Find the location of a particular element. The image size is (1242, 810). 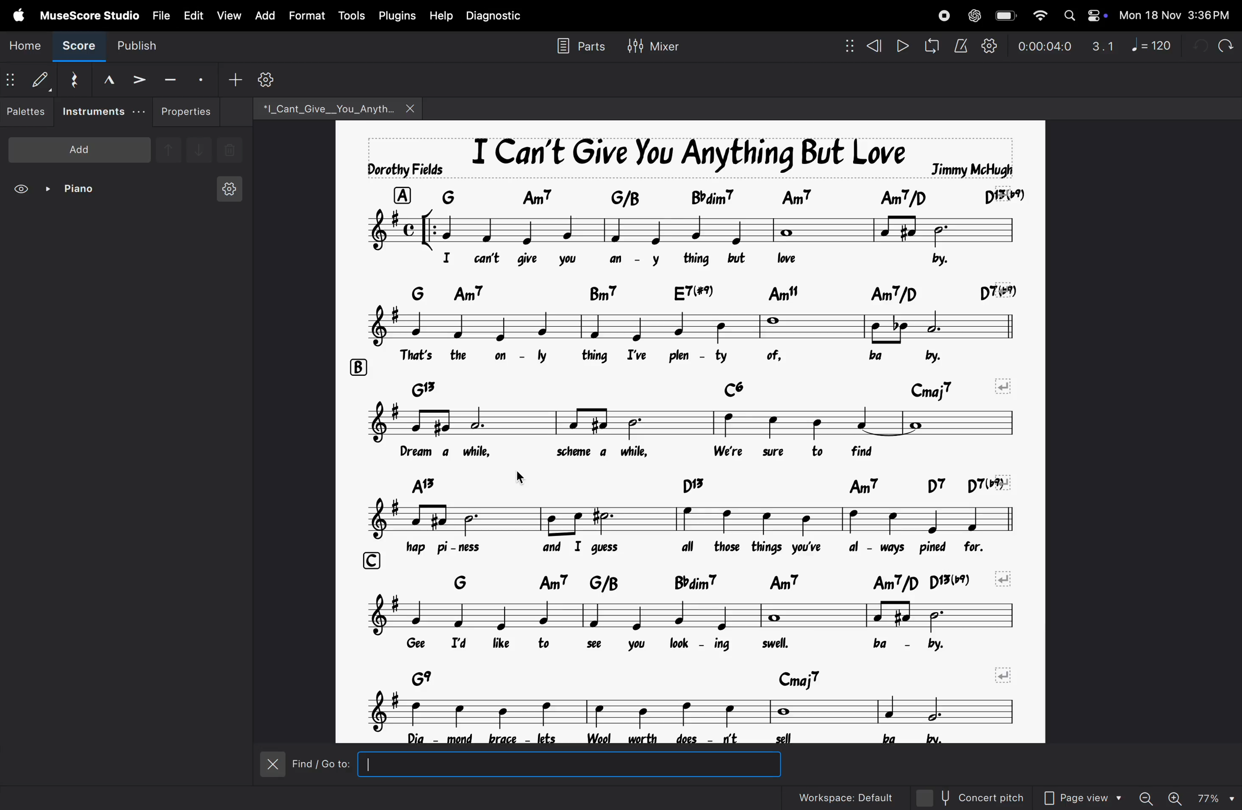

zoom percentage is located at coordinates (1216, 798).